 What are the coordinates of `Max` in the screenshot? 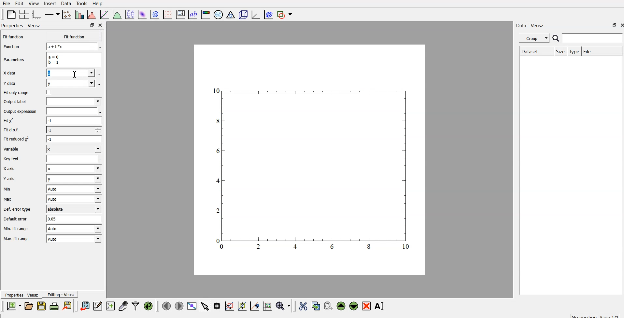 It's located at (16, 199).